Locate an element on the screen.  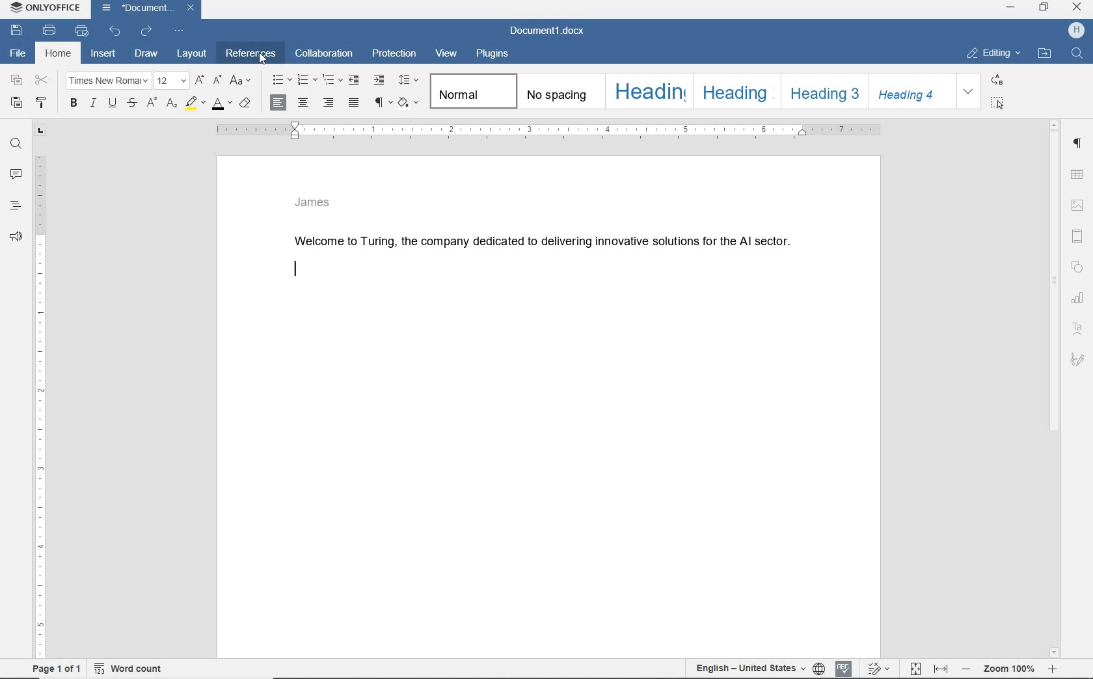
superscript is located at coordinates (152, 104).